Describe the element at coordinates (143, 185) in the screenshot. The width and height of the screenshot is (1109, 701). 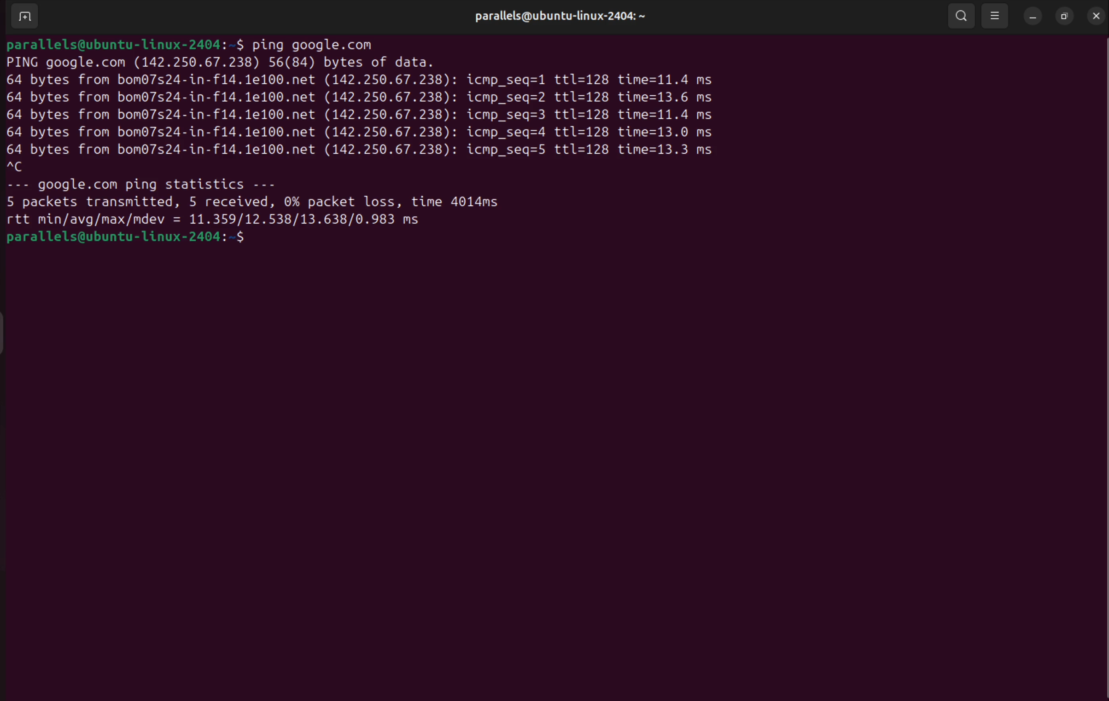
I see `googlr ping statictics` at that location.